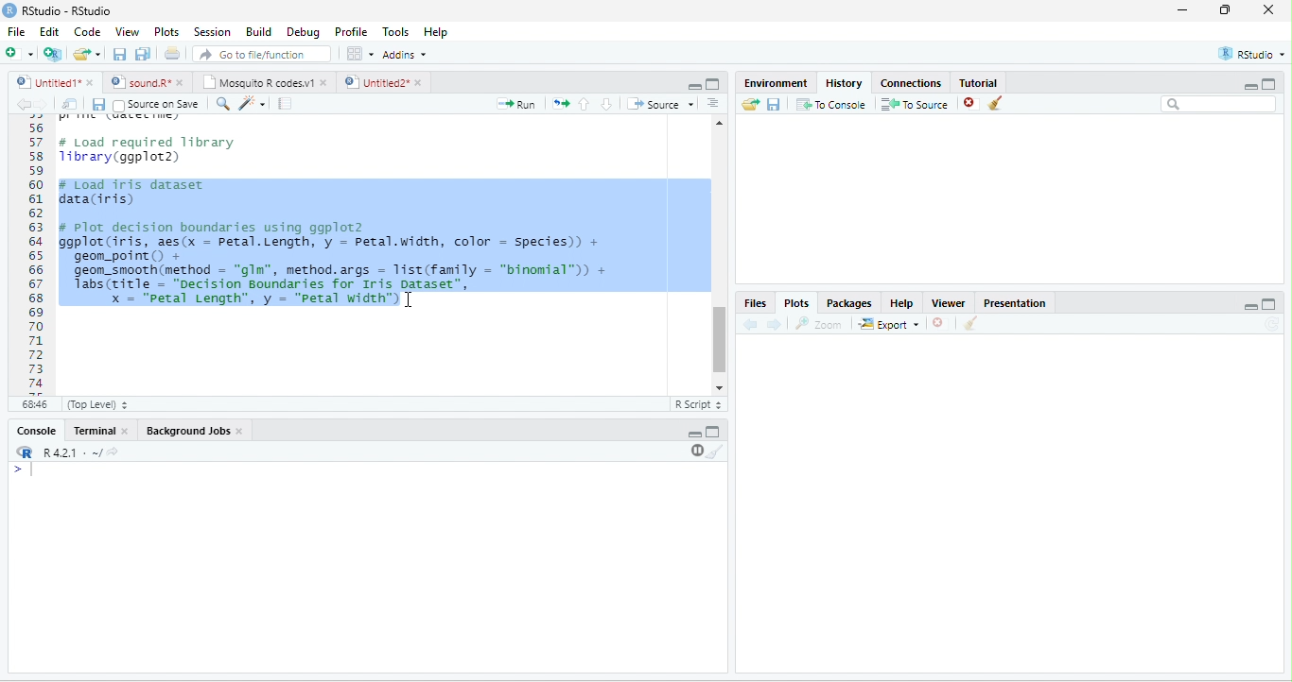 The image size is (1292, 682). Describe the element at coordinates (127, 432) in the screenshot. I see `close` at that location.